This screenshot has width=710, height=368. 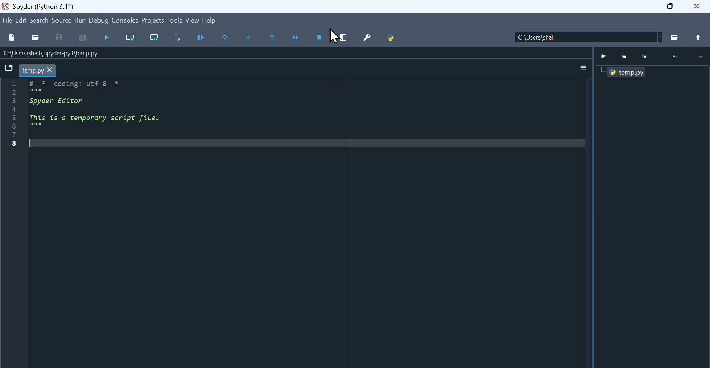 What do you see at coordinates (21, 20) in the screenshot?
I see `` at bounding box center [21, 20].